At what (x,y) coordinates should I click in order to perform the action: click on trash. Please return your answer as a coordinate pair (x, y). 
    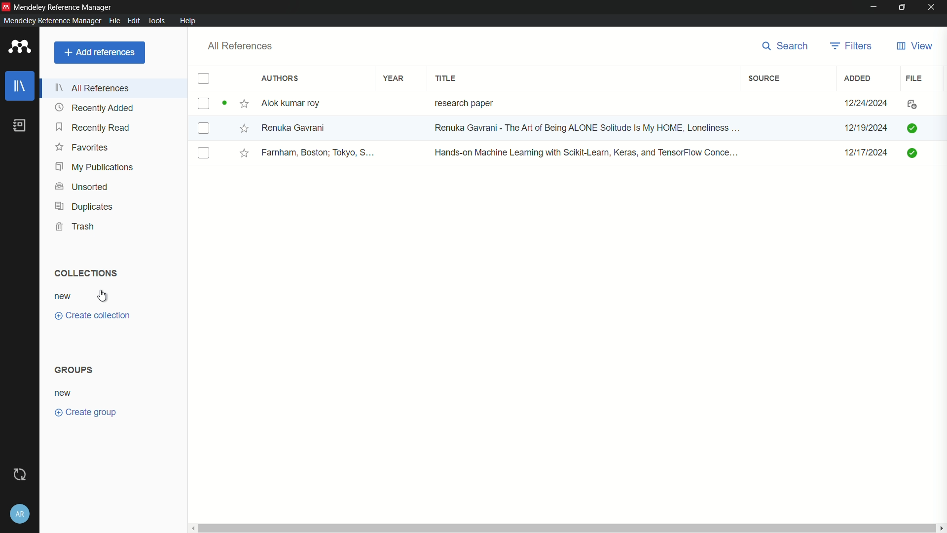
    Looking at the image, I should click on (74, 226).